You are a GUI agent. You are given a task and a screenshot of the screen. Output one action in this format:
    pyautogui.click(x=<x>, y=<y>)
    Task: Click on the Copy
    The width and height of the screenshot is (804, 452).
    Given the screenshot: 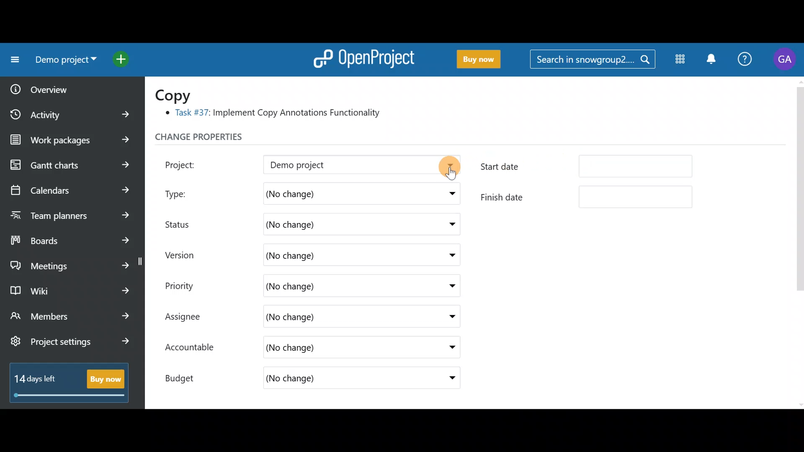 What is the action you would take?
    pyautogui.click(x=178, y=95)
    